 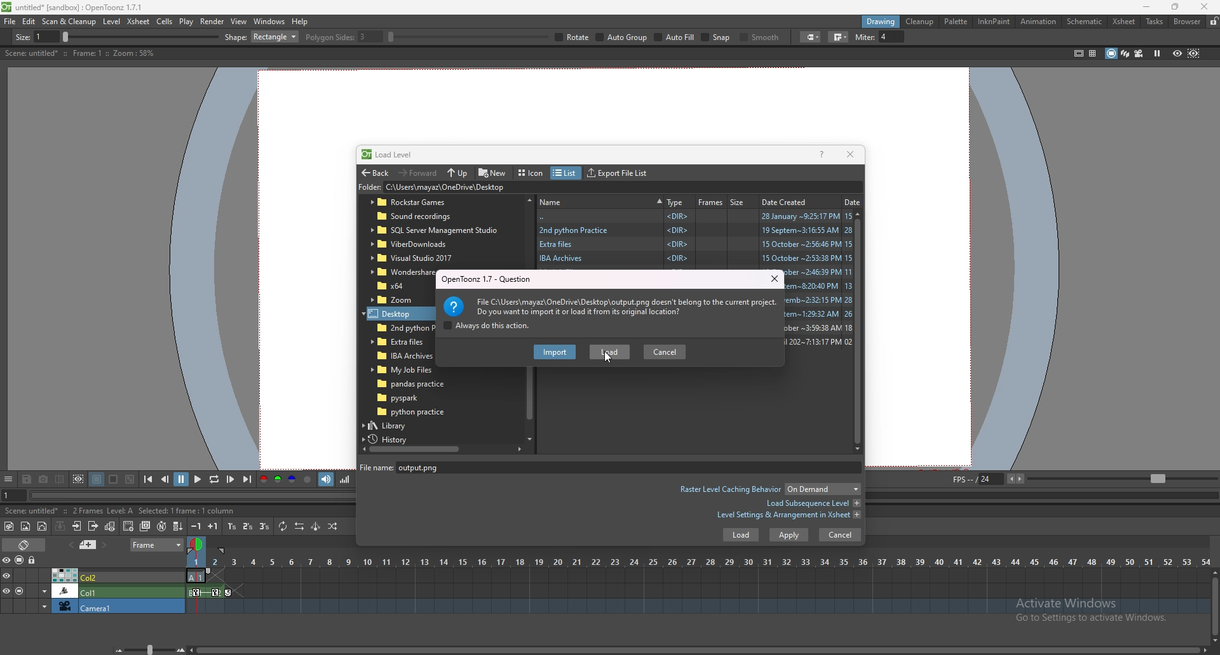 What do you see at coordinates (402, 370) in the screenshot?
I see `folder` at bounding box center [402, 370].